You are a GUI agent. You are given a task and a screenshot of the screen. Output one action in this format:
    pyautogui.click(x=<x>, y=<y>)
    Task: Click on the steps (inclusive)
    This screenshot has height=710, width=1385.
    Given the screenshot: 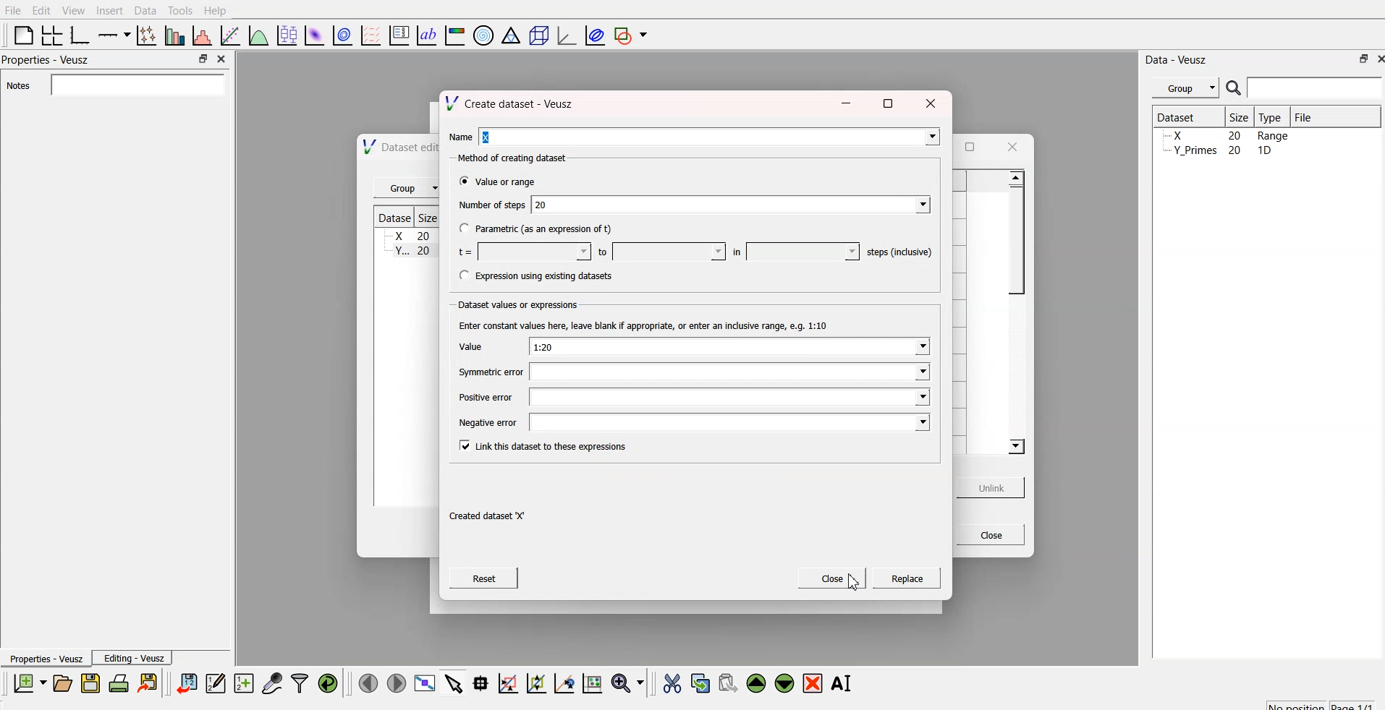 What is the action you would take?
    pyautogui.click(x=899, y=253)
    